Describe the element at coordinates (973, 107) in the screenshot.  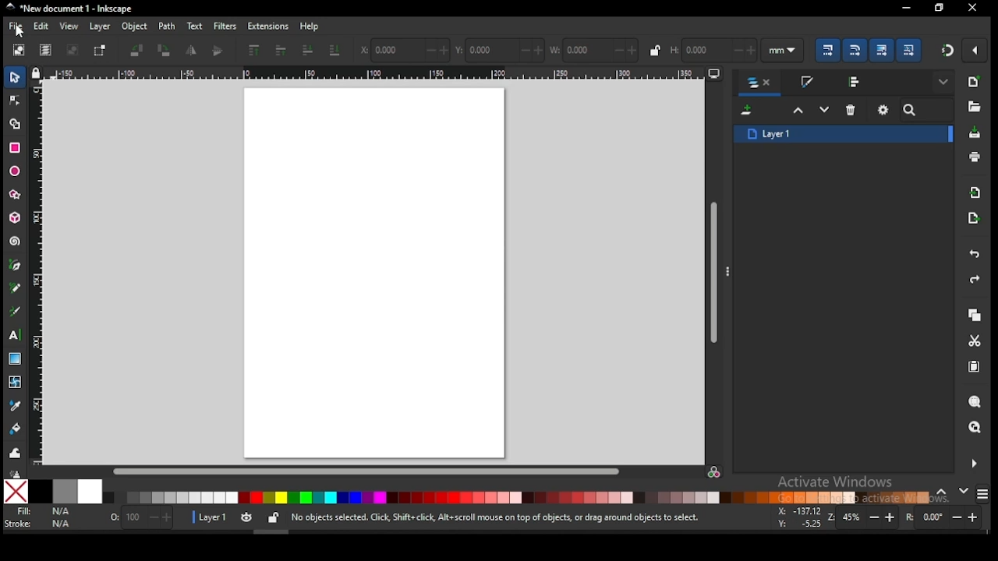
I see `open` at that location.